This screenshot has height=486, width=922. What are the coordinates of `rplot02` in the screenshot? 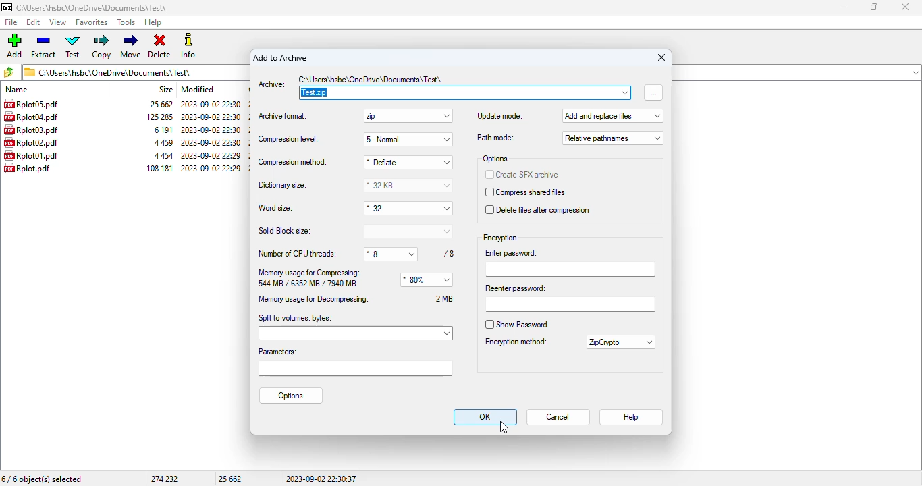 It's located at (31, 142).